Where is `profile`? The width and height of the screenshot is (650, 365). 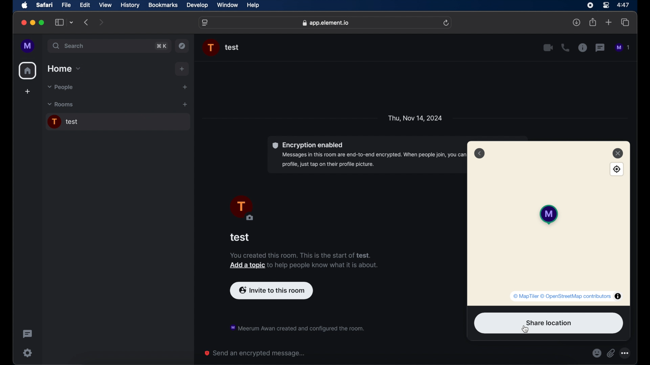
profile is located at coordinates (28, 46).